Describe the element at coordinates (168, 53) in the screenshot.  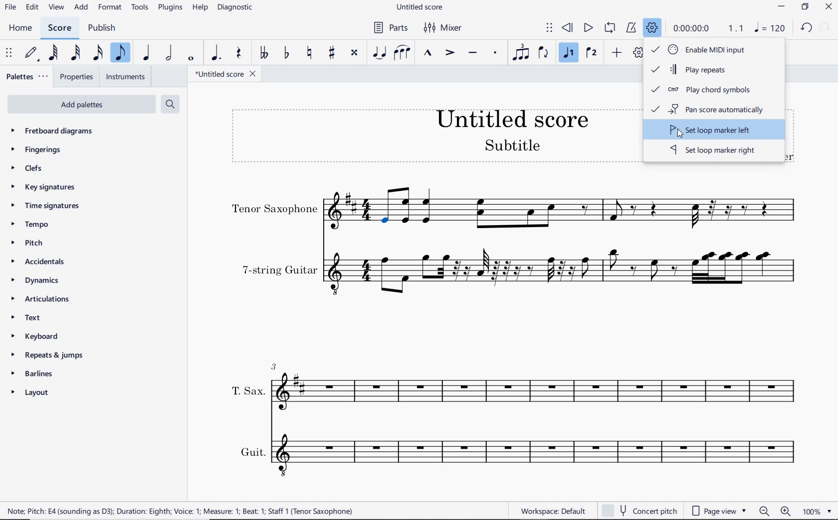
I see `HALF NOTE` at that location.